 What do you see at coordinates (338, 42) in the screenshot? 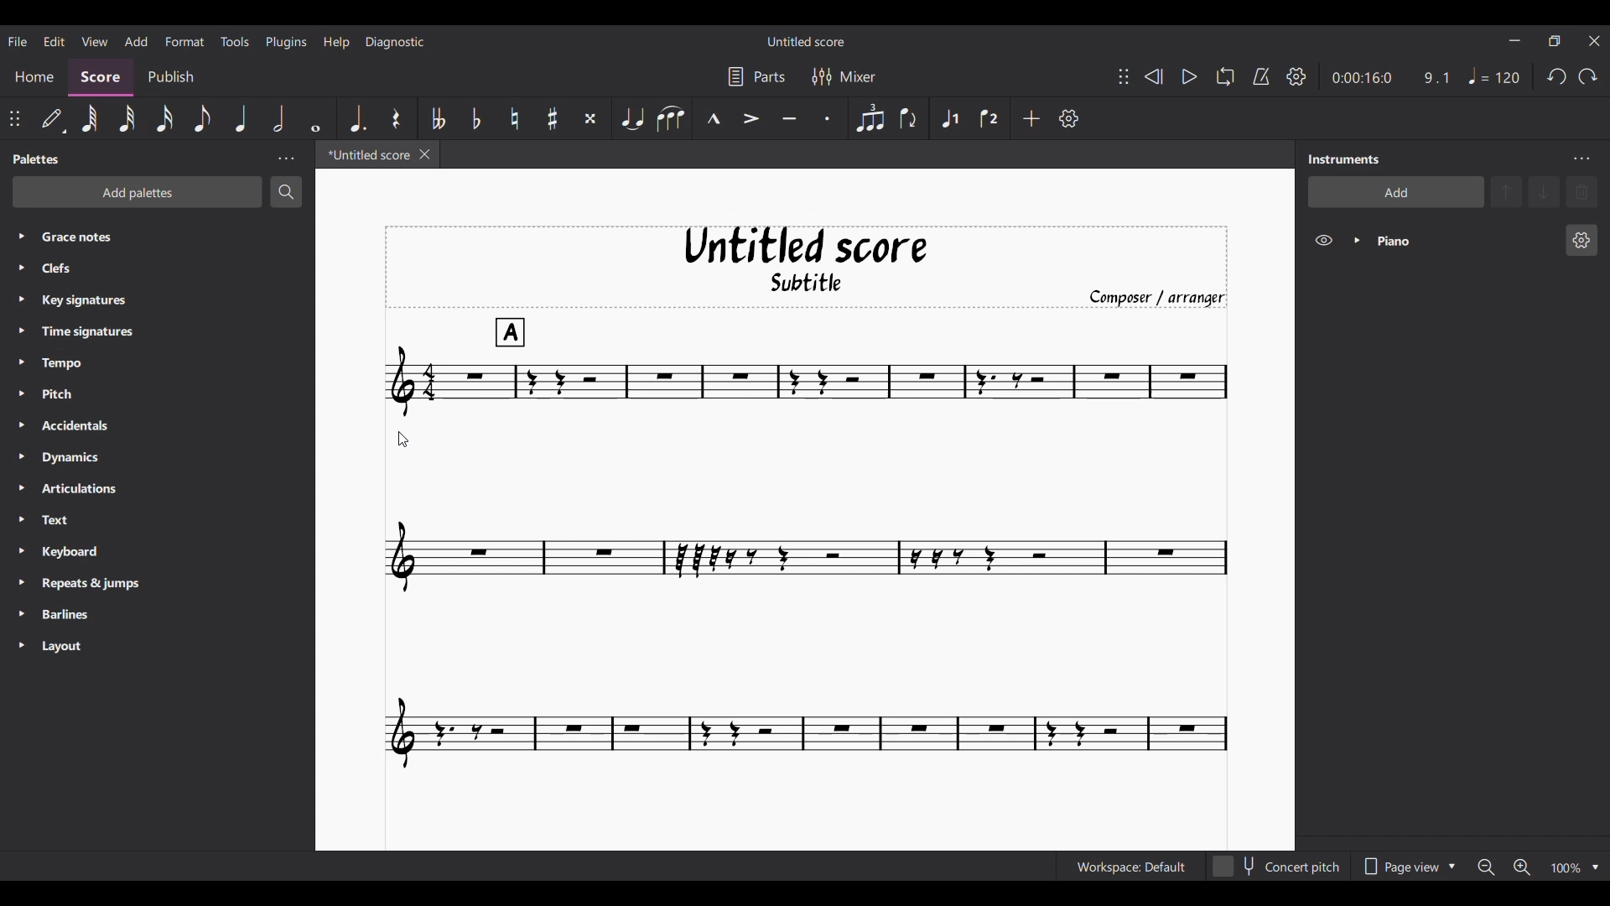
I see `Help menu` at bounding box center [338, 42].